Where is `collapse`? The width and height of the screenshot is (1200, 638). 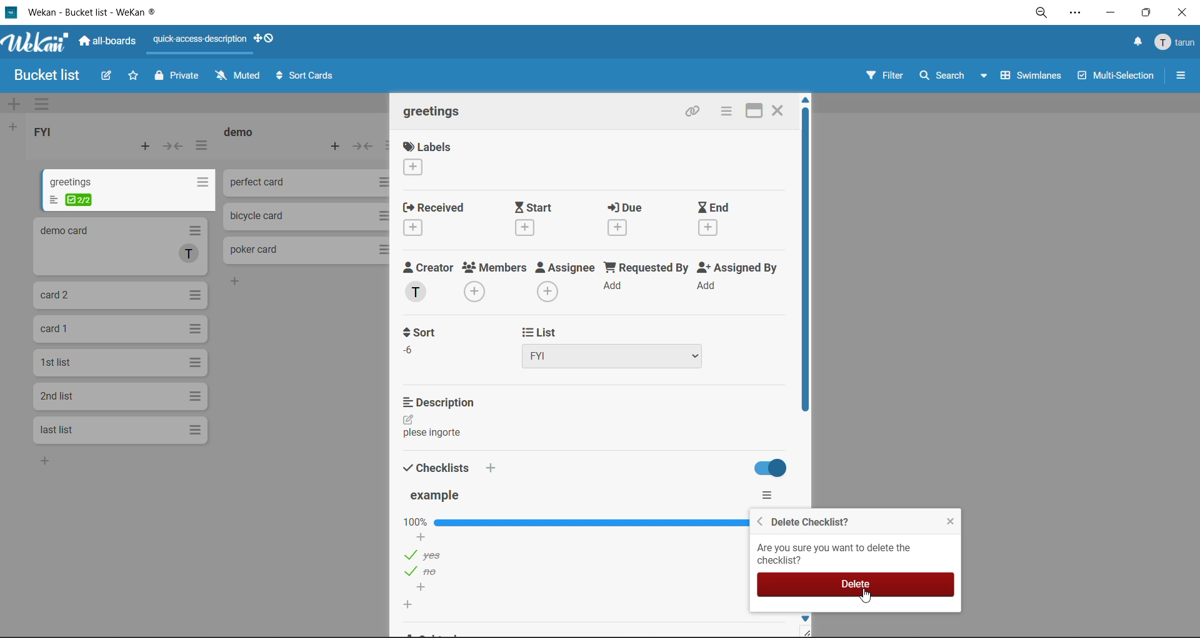 collapse is located at coordinates (173, 146).